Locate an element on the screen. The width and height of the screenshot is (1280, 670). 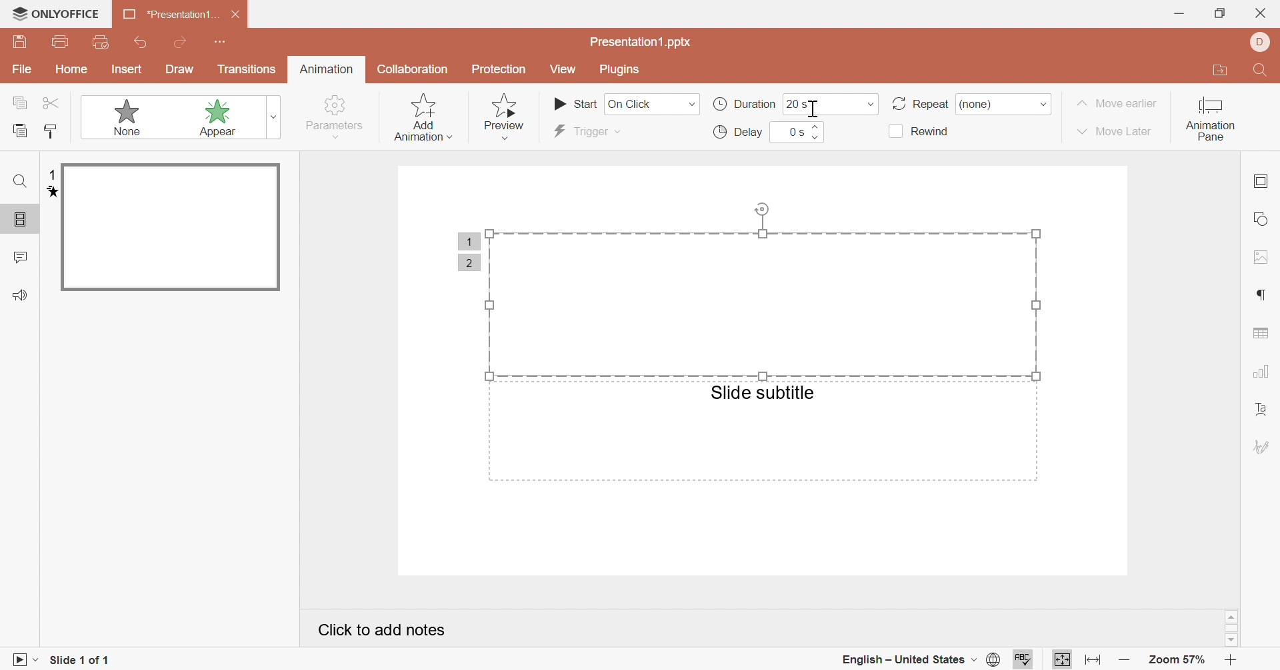
undo is located at coordinates (141, 42).